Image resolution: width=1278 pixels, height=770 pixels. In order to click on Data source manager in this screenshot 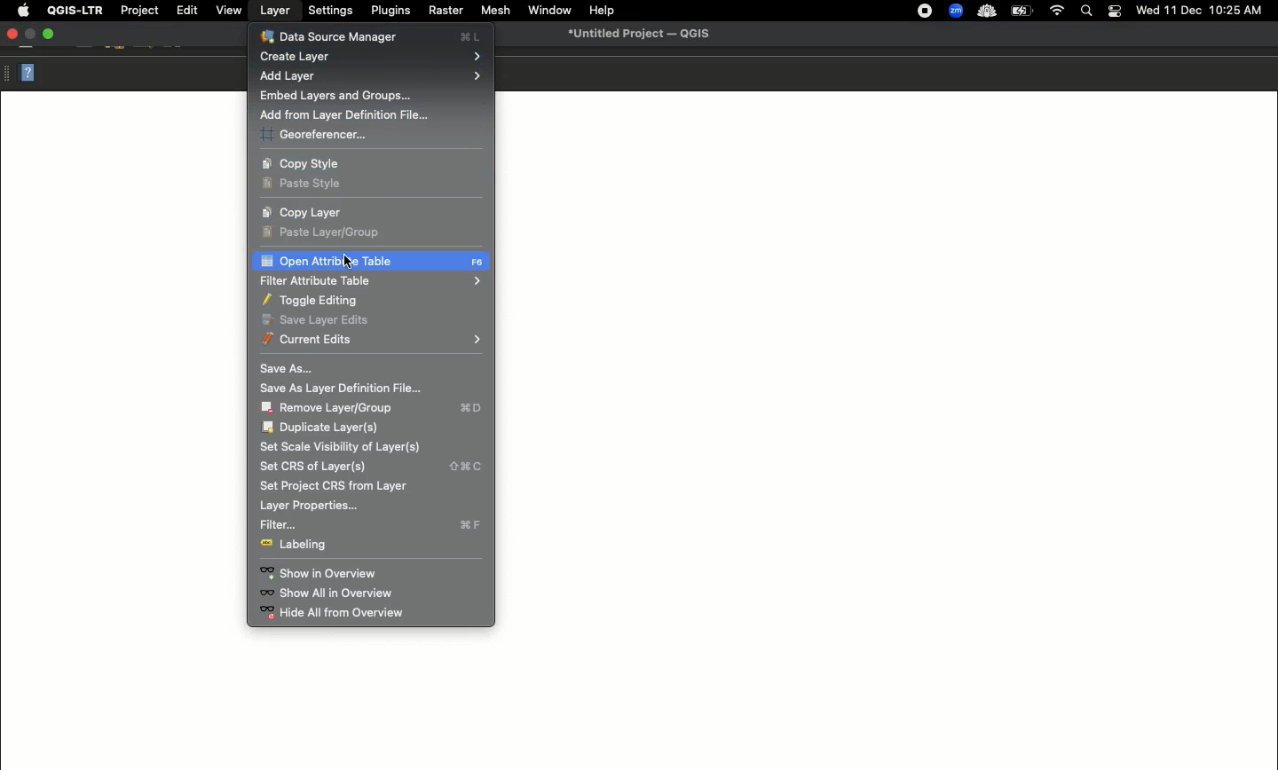, I will do `click(371, 35)`.